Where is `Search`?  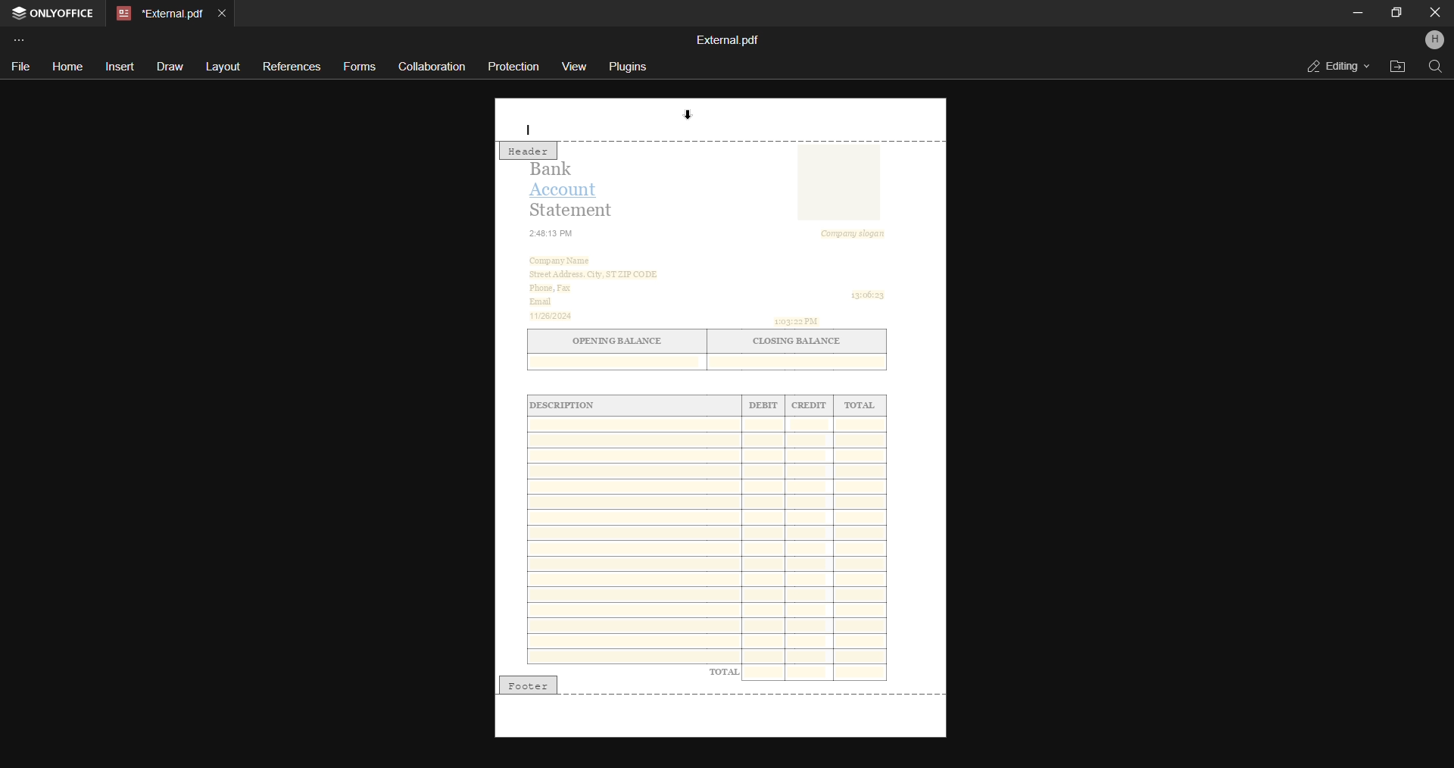 Search is located at coordinates (1434, 67).